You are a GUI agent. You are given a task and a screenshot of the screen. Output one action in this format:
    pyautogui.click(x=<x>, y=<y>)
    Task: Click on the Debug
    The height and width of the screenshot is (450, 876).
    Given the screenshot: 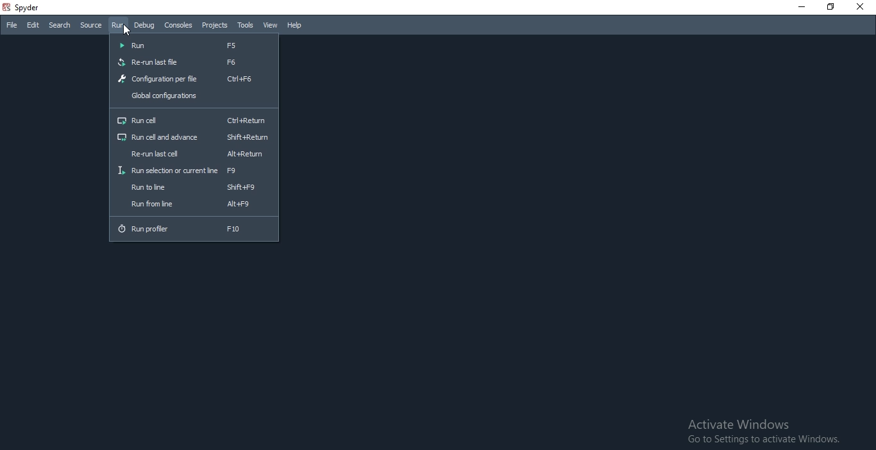 What is the action you would take?
    pyautogui.click(x=143, y=24)
    